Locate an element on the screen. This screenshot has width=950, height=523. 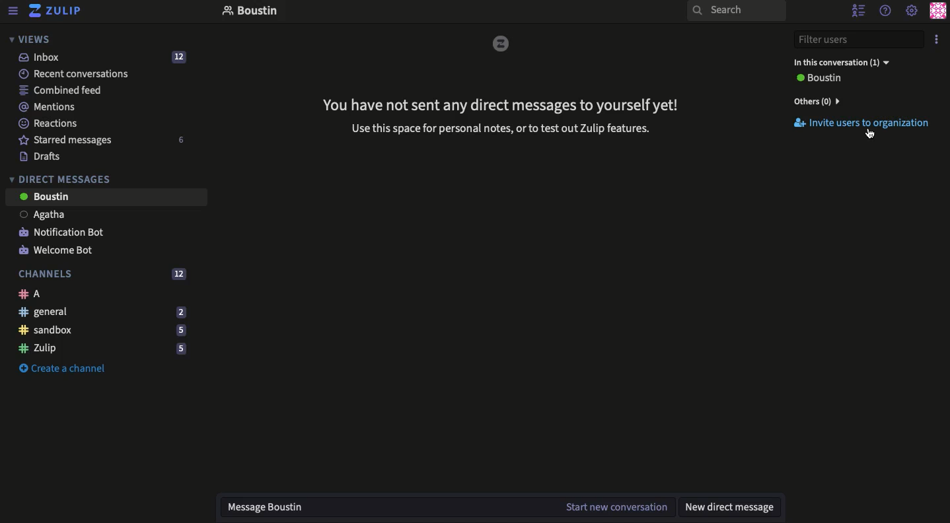
Boustin is located at coordinates (250, 12).